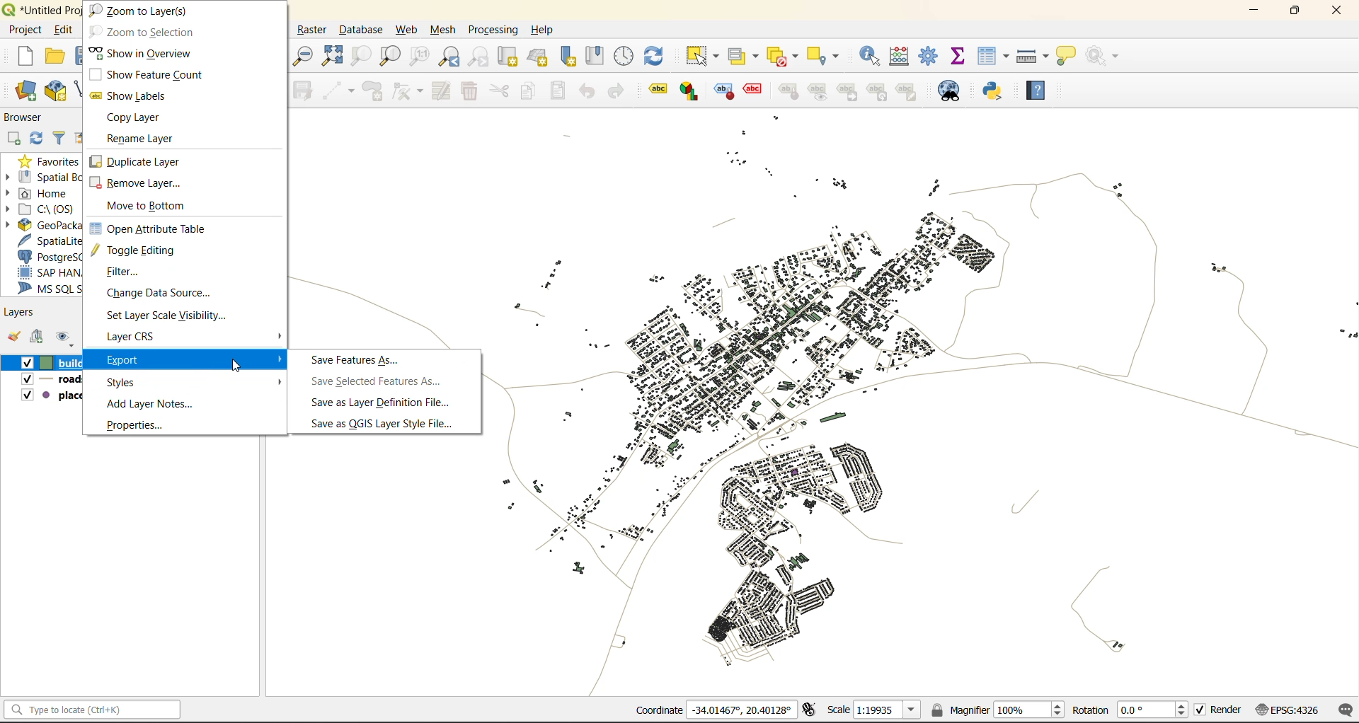 Image resolution: width=1359 pixels, height=723 pixels. What do you see at coordinates (12, 337) in the screenshot?
I see `open` at bounding box center [12, 337].